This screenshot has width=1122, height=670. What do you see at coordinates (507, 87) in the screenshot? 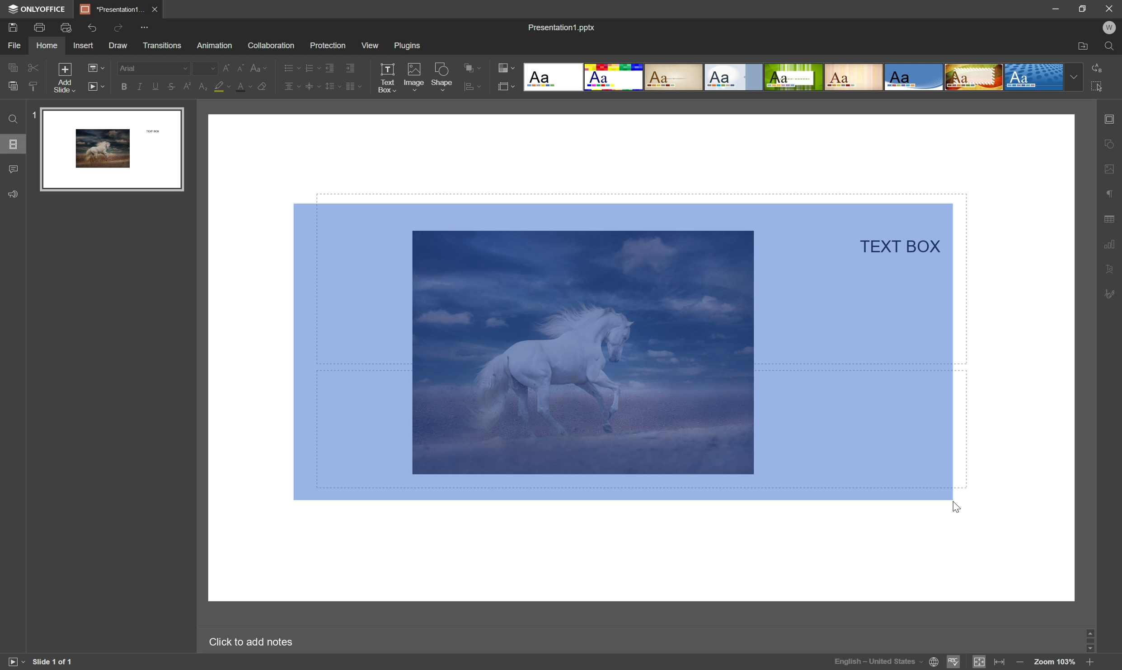
I see `select slide size` at bounding box center [507, 87].